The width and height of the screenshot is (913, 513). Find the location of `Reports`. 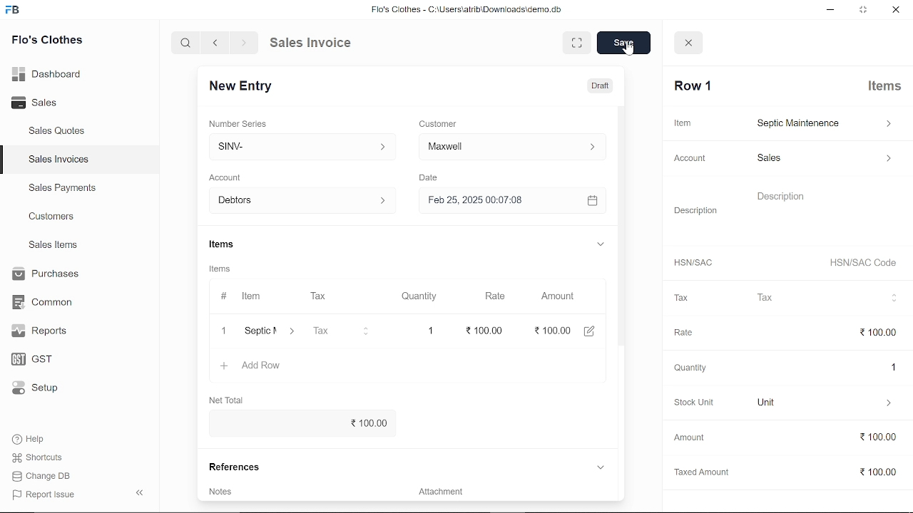

Reports is located at coordinates (43, 331).